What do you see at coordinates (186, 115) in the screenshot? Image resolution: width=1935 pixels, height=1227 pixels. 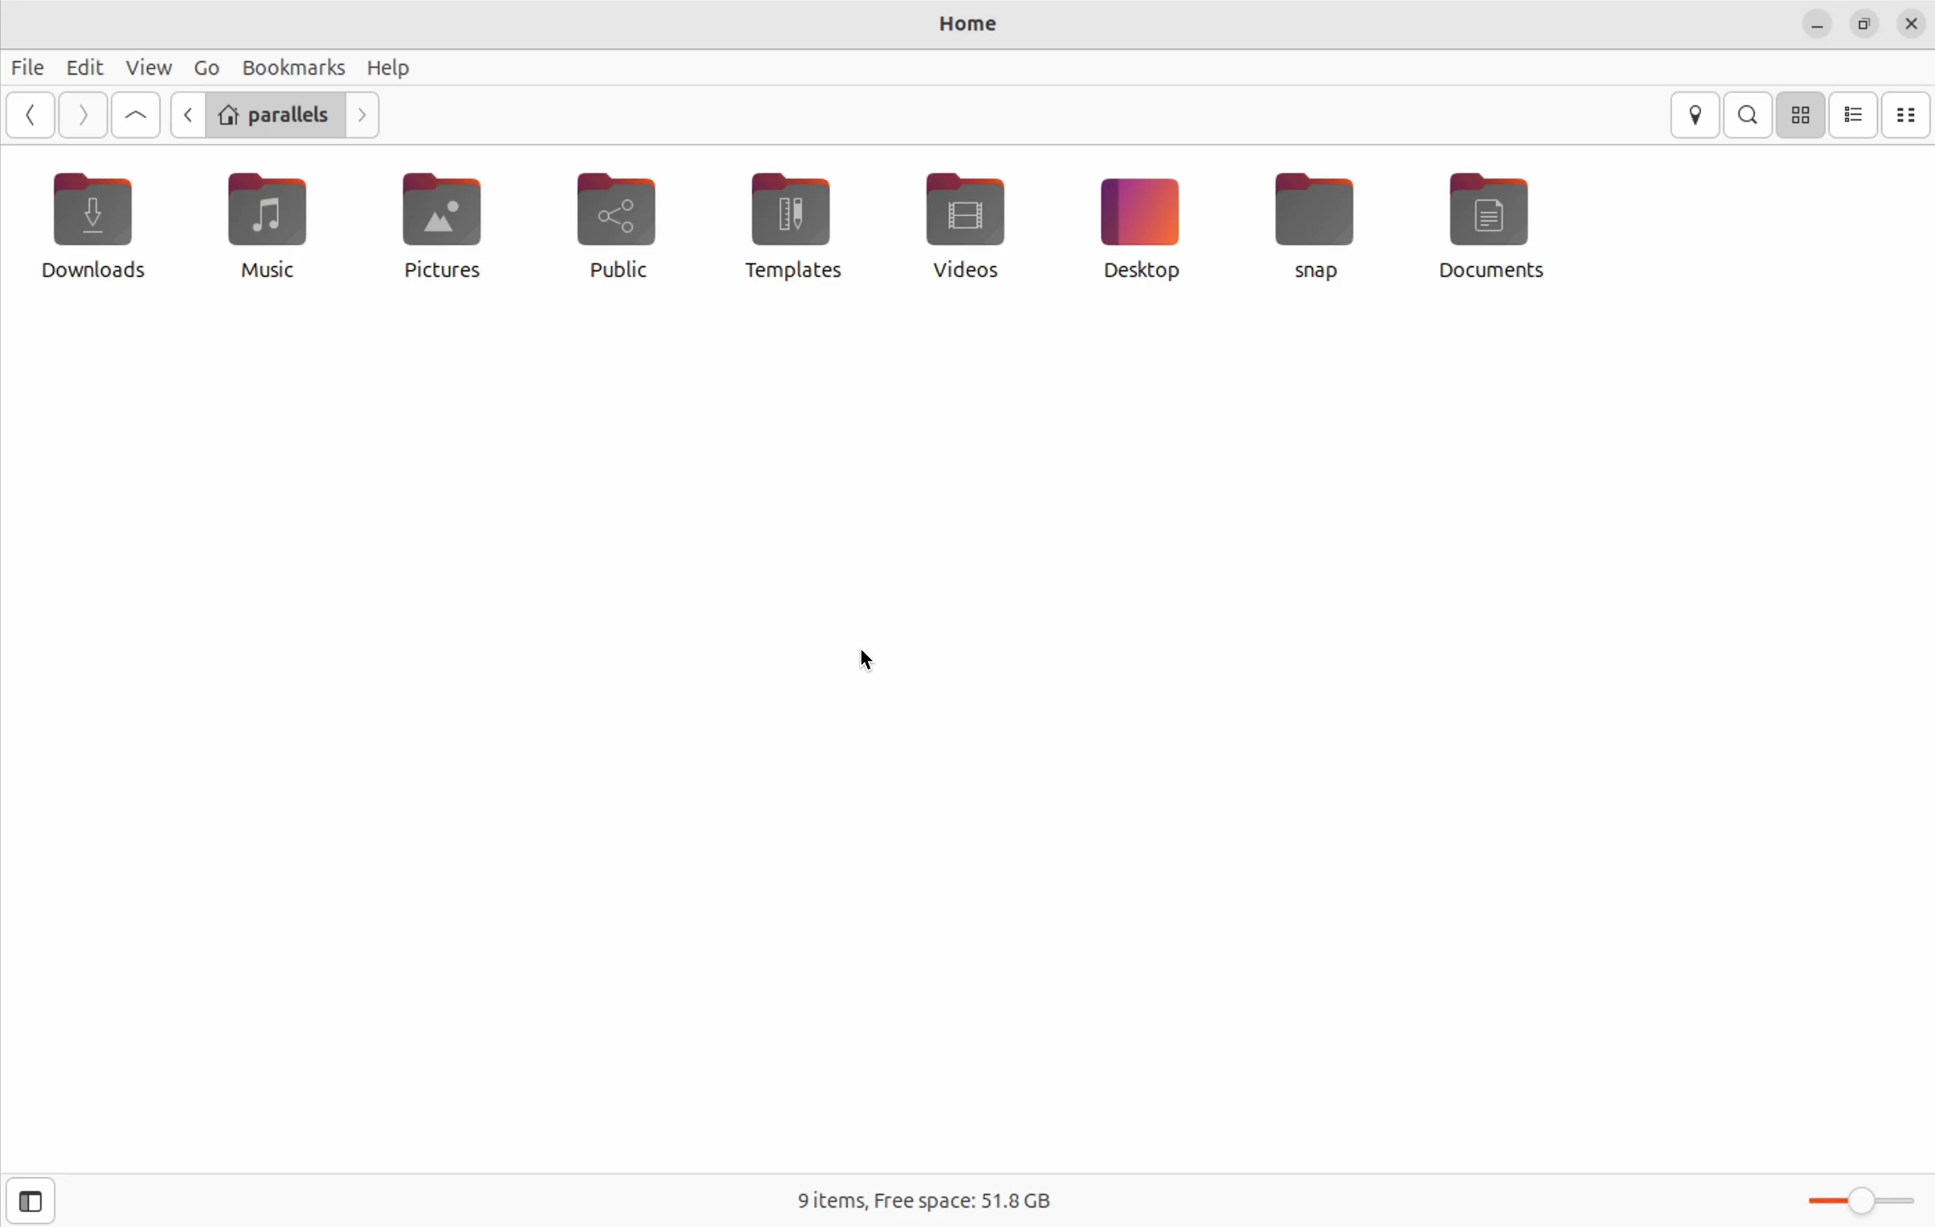 I see `go back` at bounding box center [186, 115].